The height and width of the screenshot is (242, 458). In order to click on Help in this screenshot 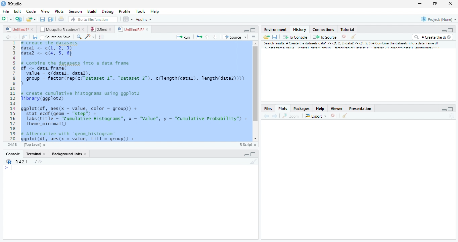, I will do `click(154, 11)`.